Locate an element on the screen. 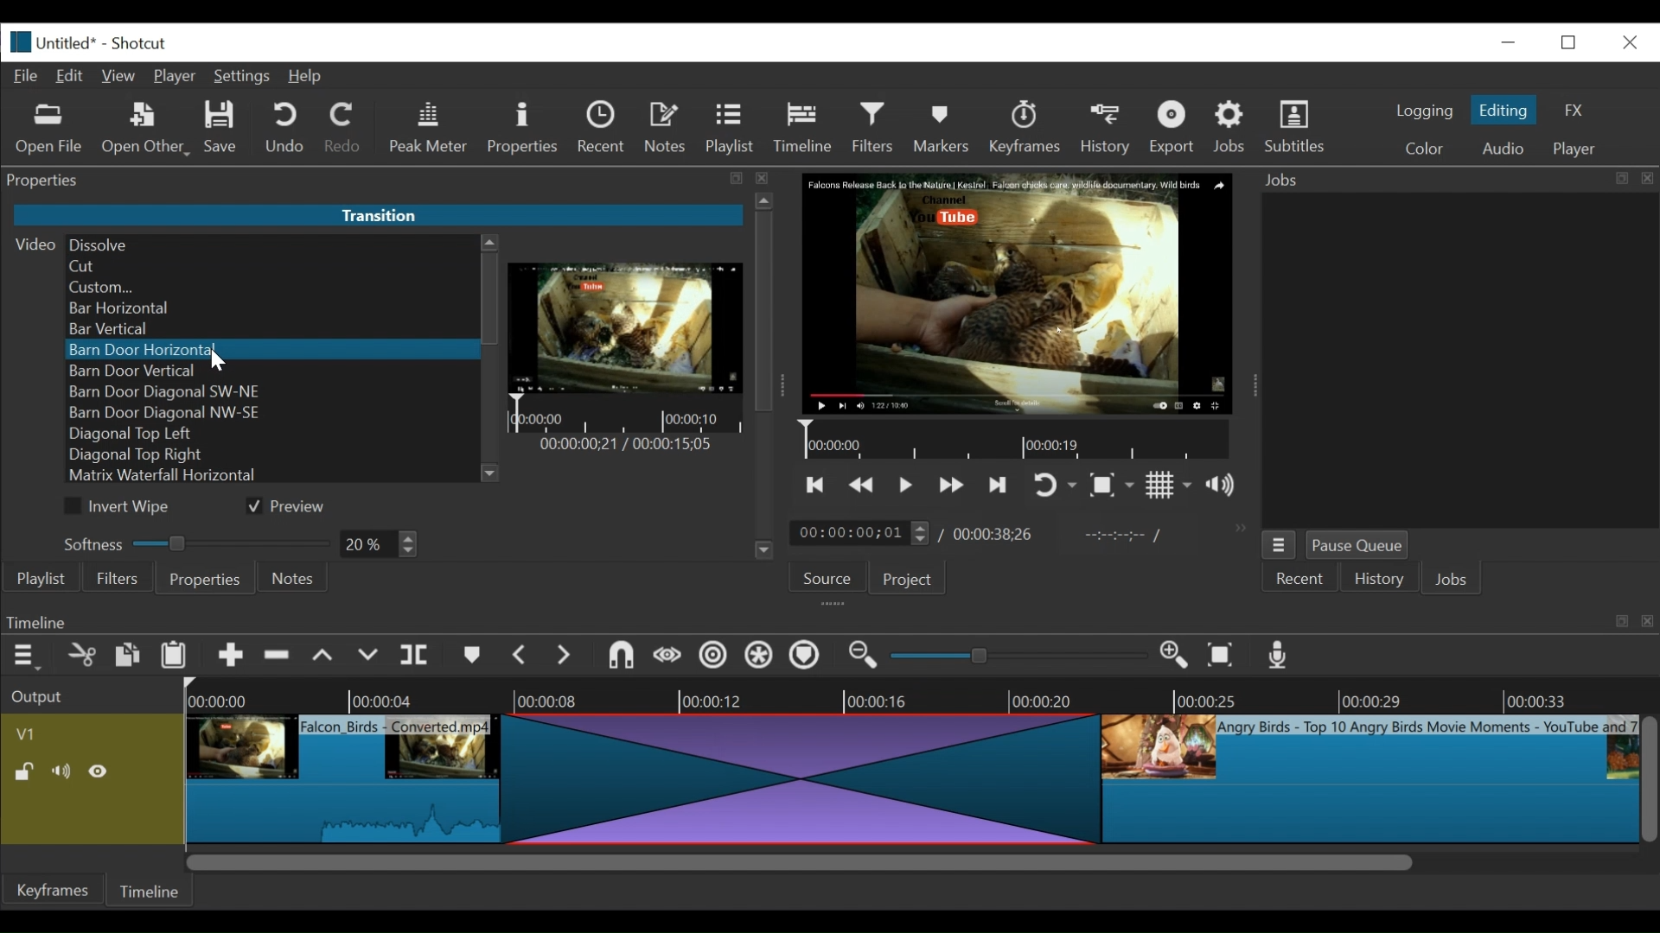 Image resolution: width=1660 pixels, height=933 pixels. Cursor is located at coordinates (214, 363).